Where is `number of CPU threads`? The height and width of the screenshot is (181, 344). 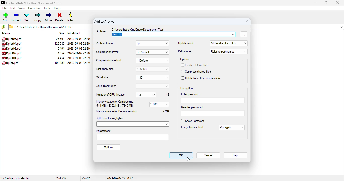
number of CPU threads is located at coordinates (111, 94).